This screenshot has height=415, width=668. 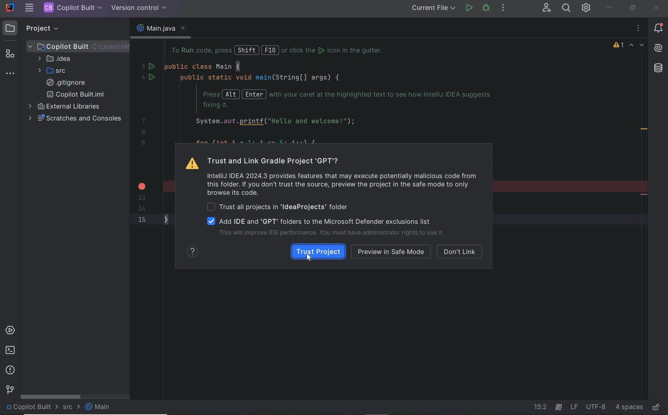 What do you see at coordinates (468, 8) in the screenshot?
I see `RUN` at bounding box center [468, 8].